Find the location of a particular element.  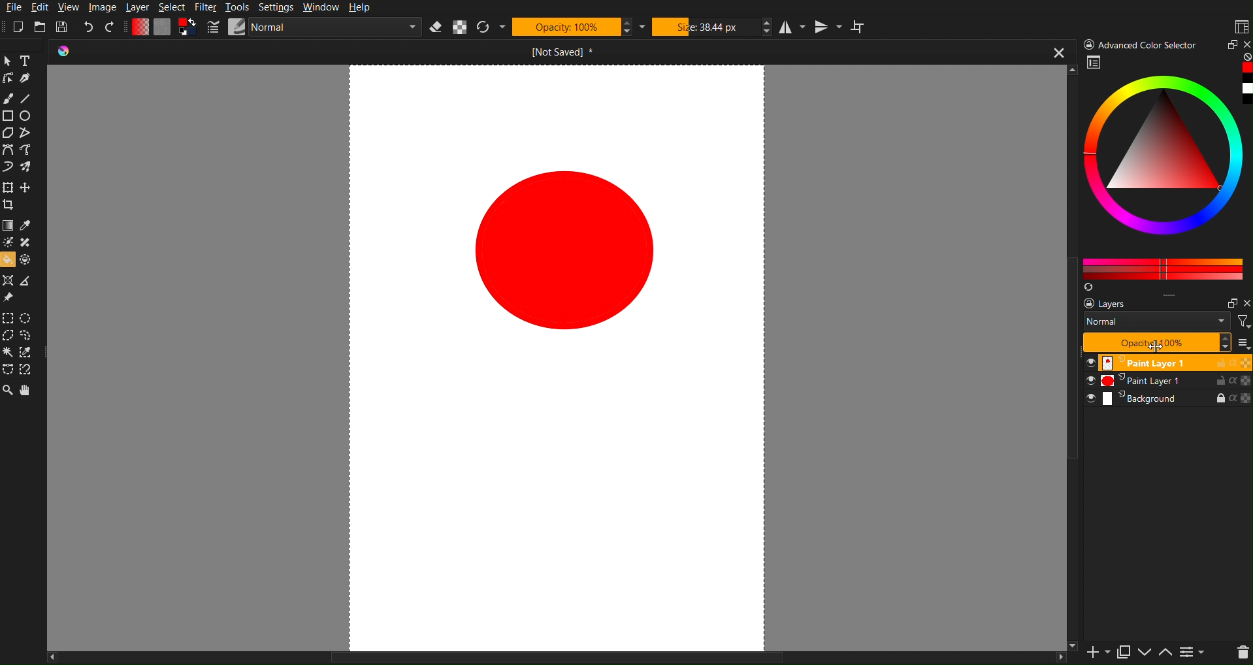

Assistant is located at coordinates (8, 280).